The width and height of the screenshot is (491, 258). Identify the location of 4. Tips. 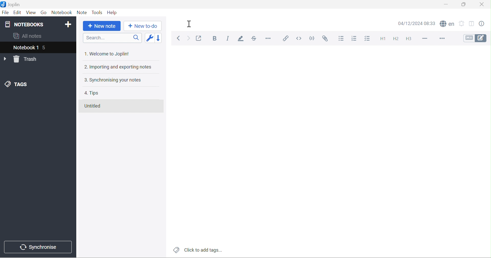
(92, 93).